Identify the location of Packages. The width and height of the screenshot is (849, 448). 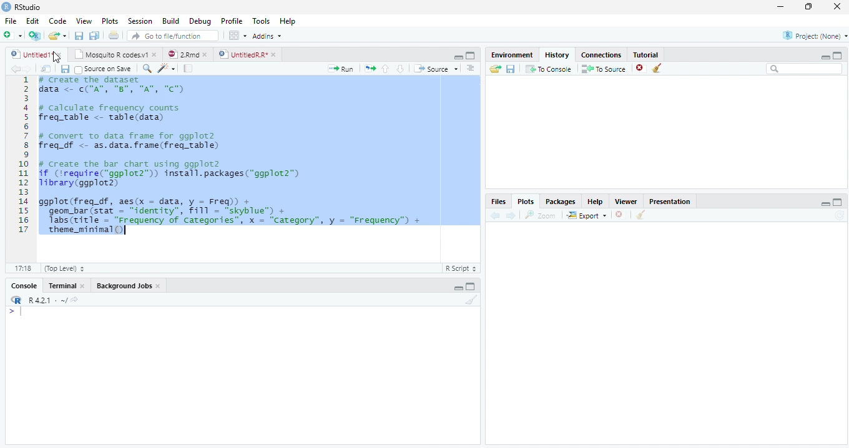
(562, 201).